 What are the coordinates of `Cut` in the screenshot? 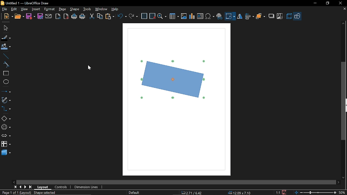 It's located at (92, 17).